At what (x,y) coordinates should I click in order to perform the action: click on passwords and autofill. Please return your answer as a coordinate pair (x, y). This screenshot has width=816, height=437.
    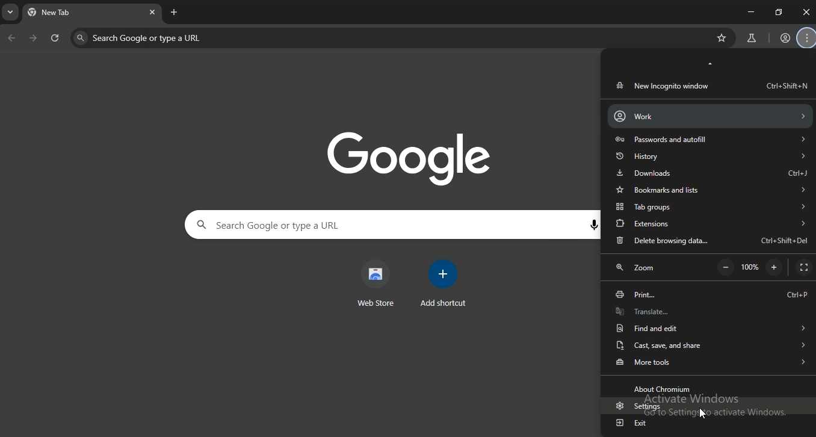
    Looking at the image, I should click on (709, 139).